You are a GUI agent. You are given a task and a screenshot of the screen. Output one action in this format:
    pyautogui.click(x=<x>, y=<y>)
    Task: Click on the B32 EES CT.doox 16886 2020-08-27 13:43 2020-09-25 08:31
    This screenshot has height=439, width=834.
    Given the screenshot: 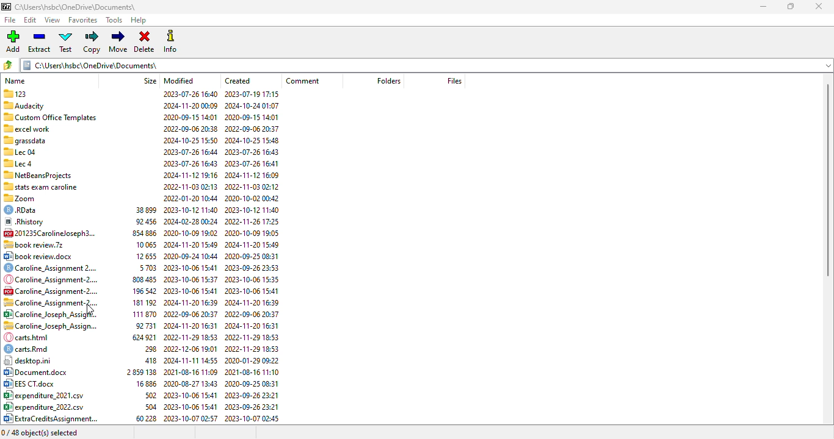 What is the action you would take?
    pyautogui.click(x=141, y=383)
    